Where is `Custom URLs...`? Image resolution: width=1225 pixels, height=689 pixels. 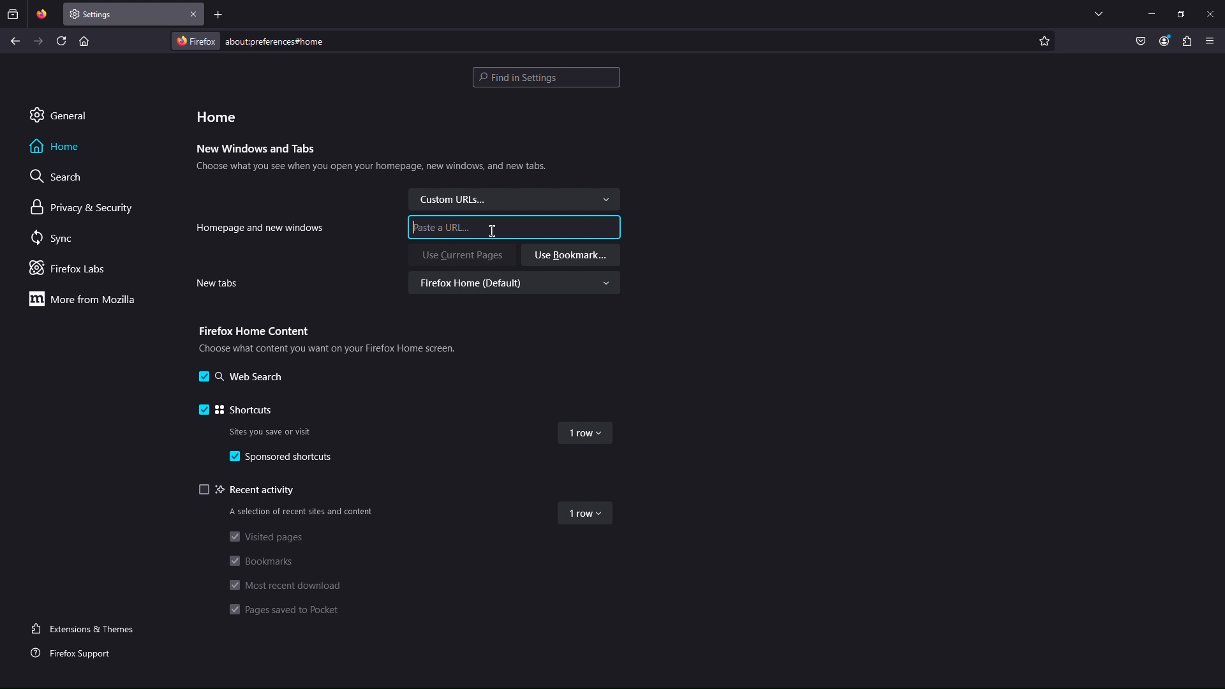
Custom URLs... is located at coordinates (514, 199).